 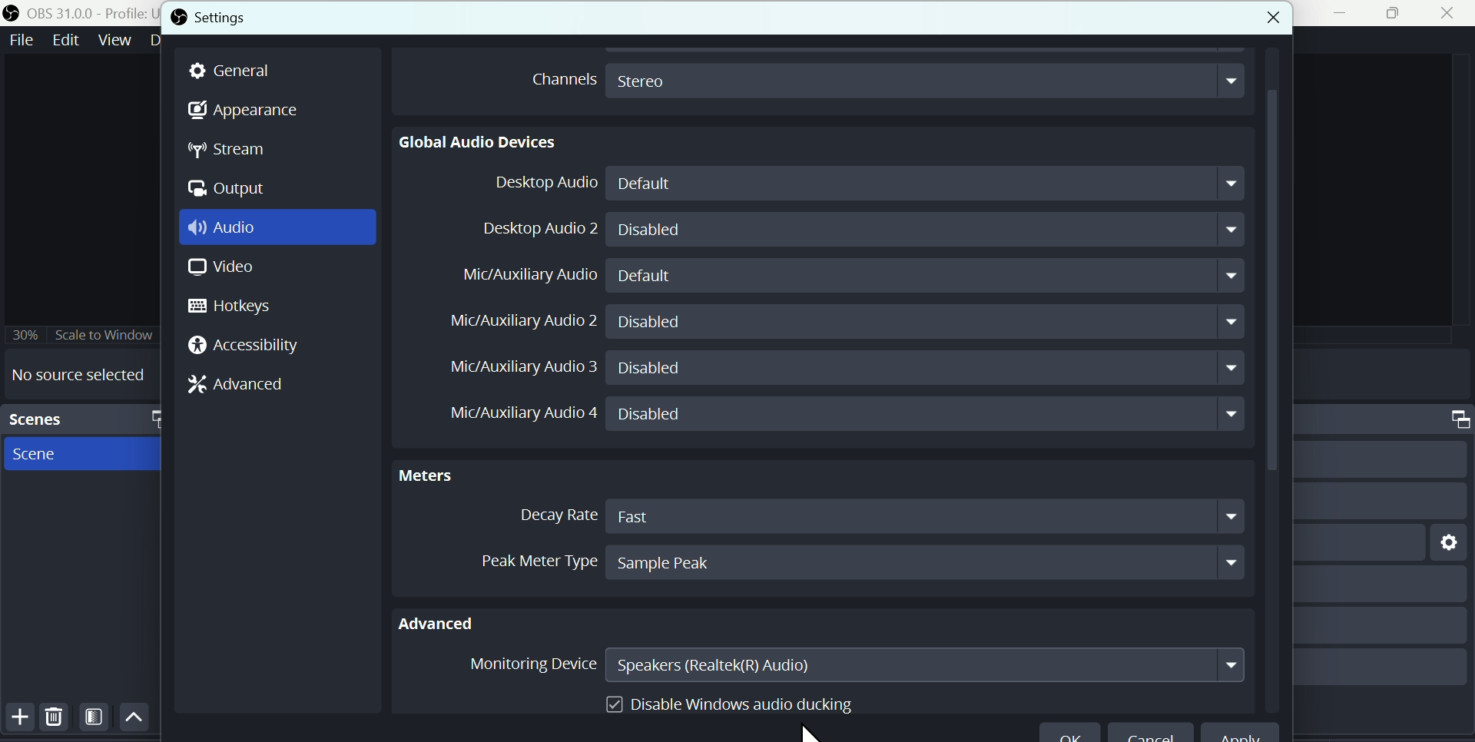 I want to click on maximize, so click(x=1452, y=419).